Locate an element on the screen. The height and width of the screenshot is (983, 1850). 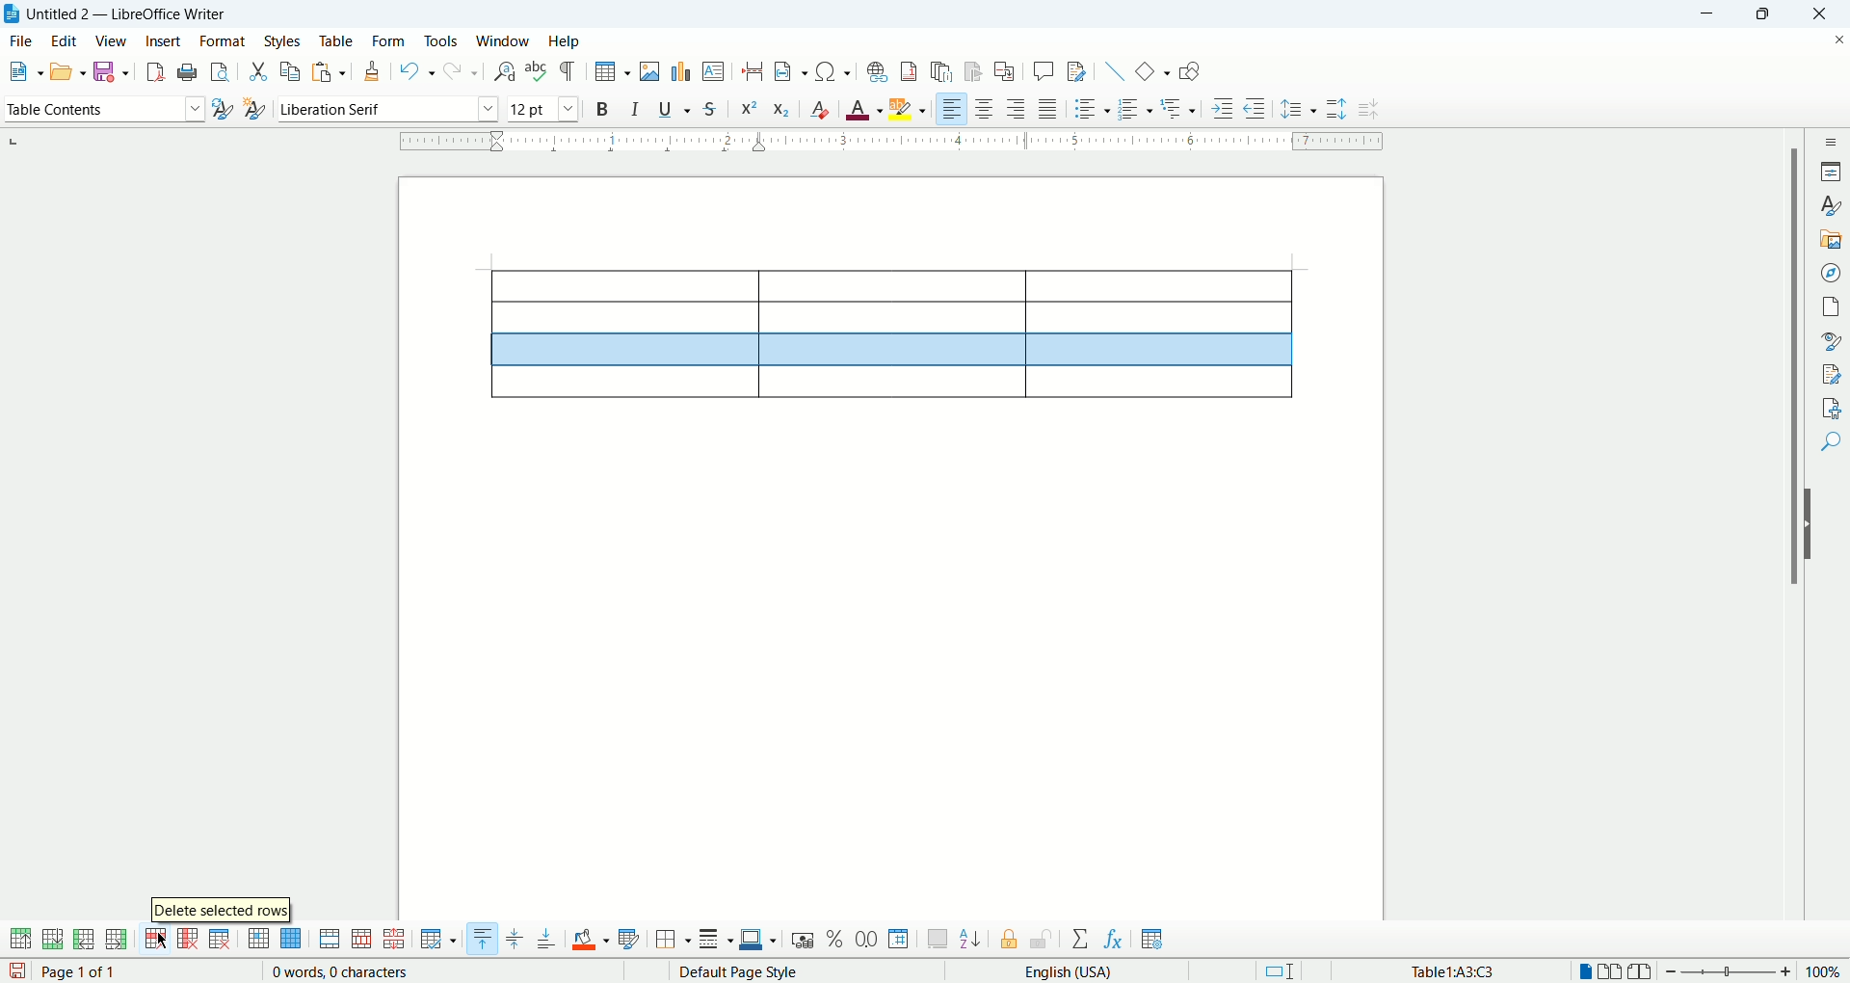
bold is located at coordinates (602, 108).